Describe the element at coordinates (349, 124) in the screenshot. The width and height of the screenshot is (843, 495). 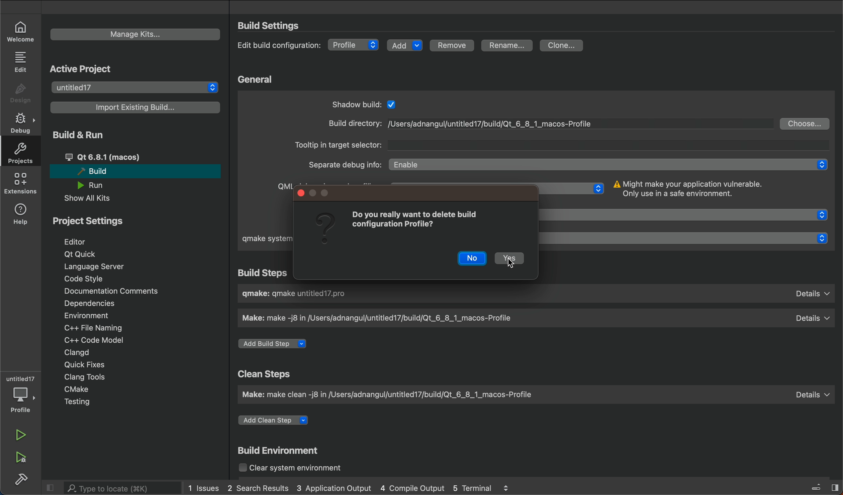
I see `build directory` at that location.